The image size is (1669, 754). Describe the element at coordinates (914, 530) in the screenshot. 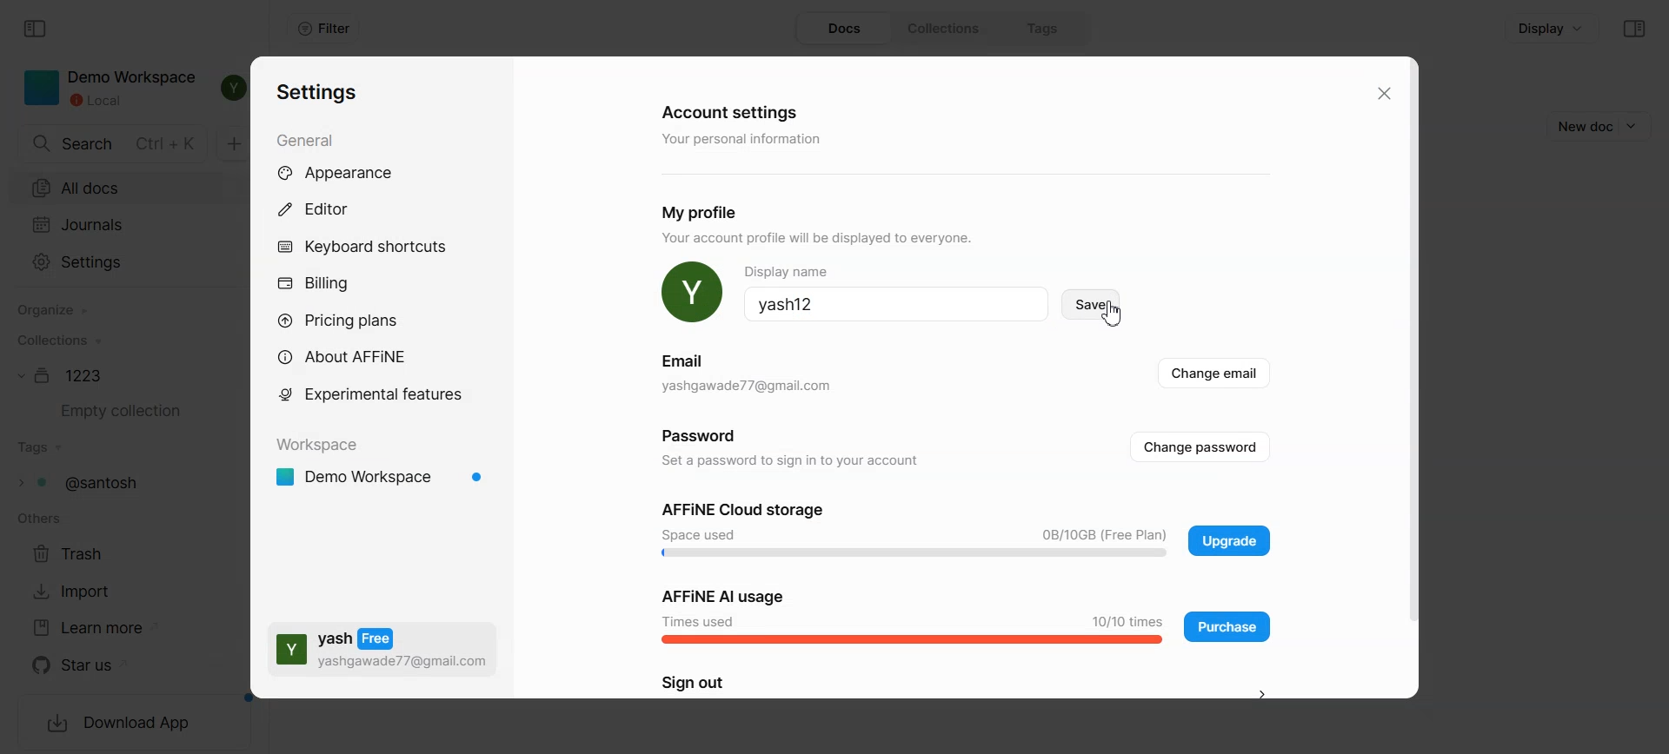

I see `AFFine cloud storage Space used ` at that location.